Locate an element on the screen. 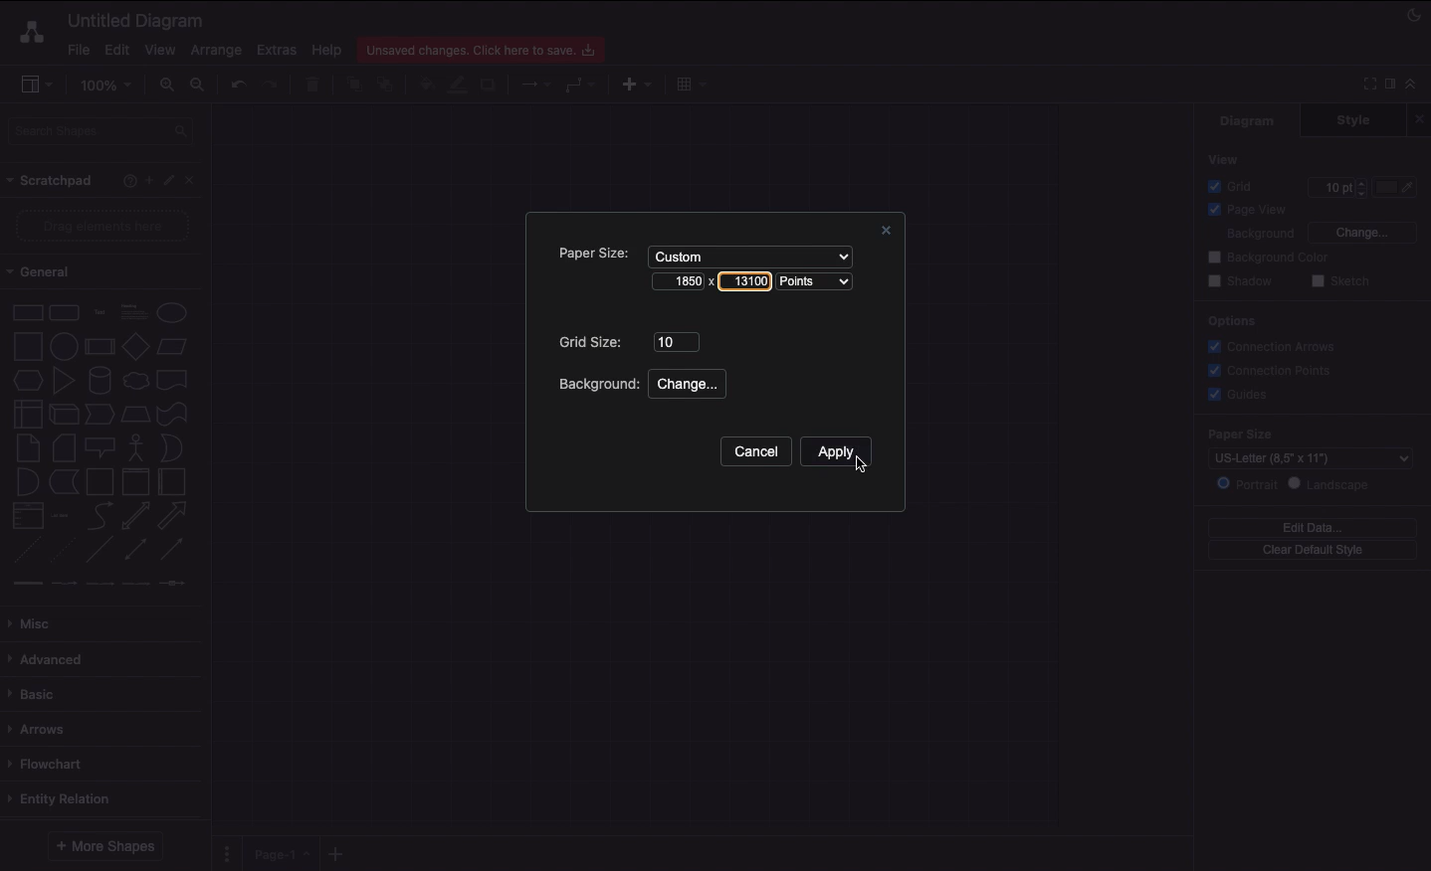 The width and height of the screenshot is (1431, 871). View is located at coordinates (160, 47).